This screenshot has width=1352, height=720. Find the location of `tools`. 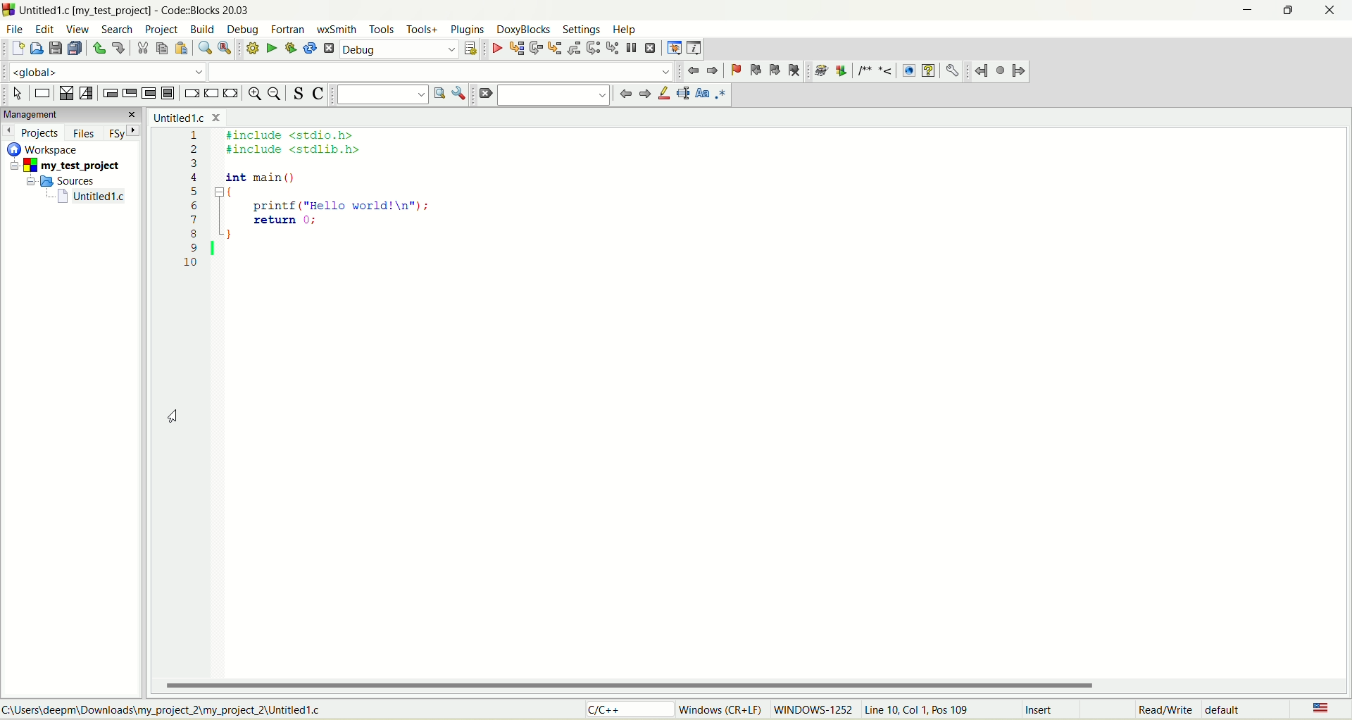

tools is located at coordinates (380, 29).